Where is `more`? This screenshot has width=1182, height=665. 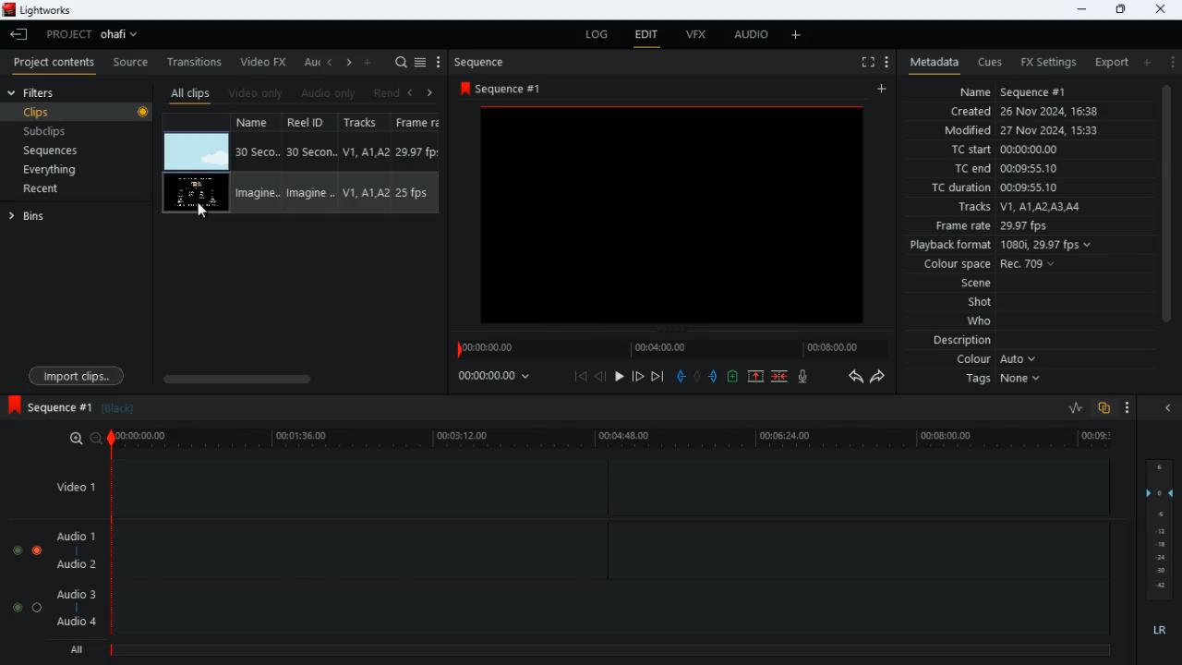
more is located at coordinates (1173, 62).